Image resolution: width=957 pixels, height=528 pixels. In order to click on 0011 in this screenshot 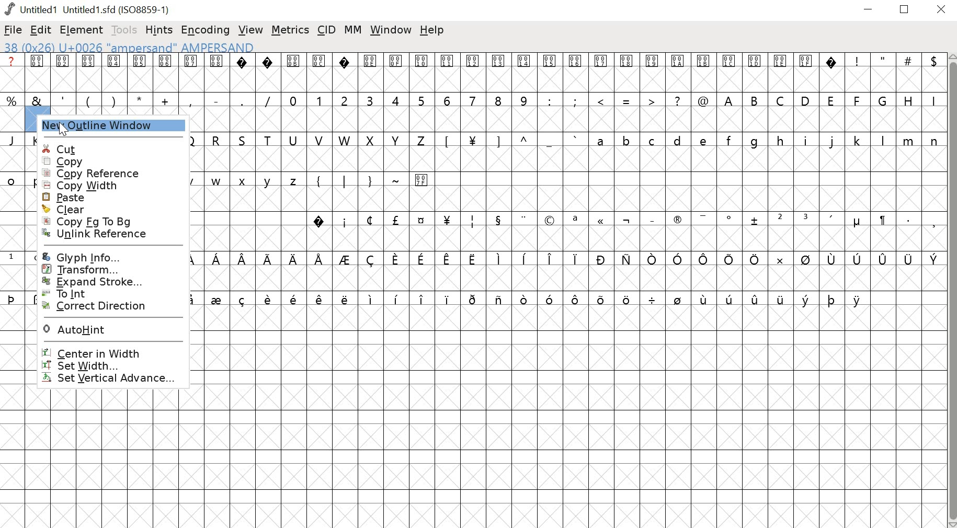, I will do `click(450, 72)`.